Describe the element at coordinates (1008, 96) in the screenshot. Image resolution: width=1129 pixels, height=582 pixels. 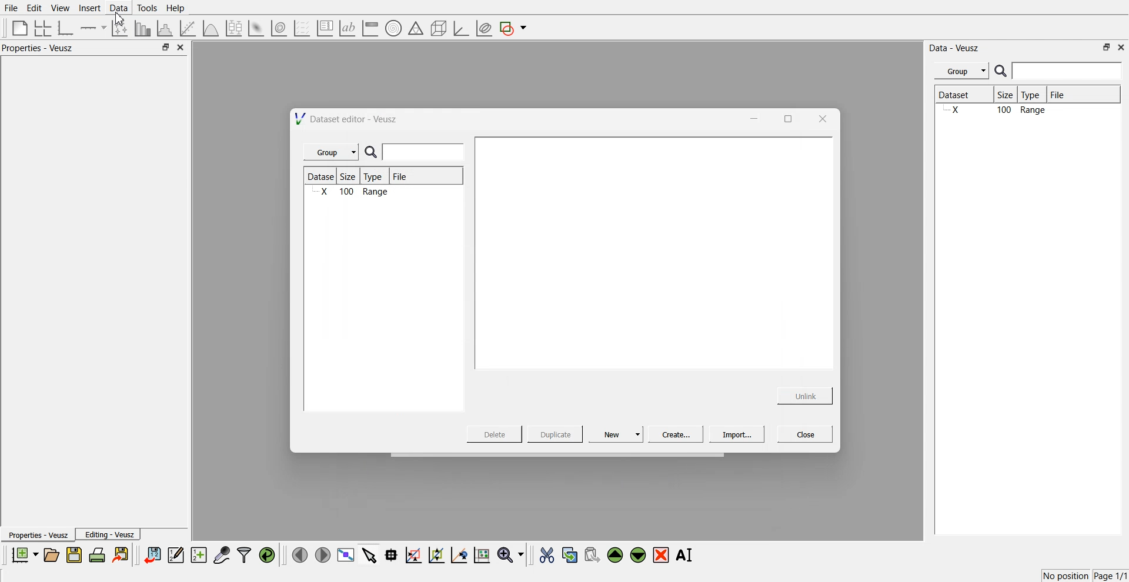
I see `Size` at that location.